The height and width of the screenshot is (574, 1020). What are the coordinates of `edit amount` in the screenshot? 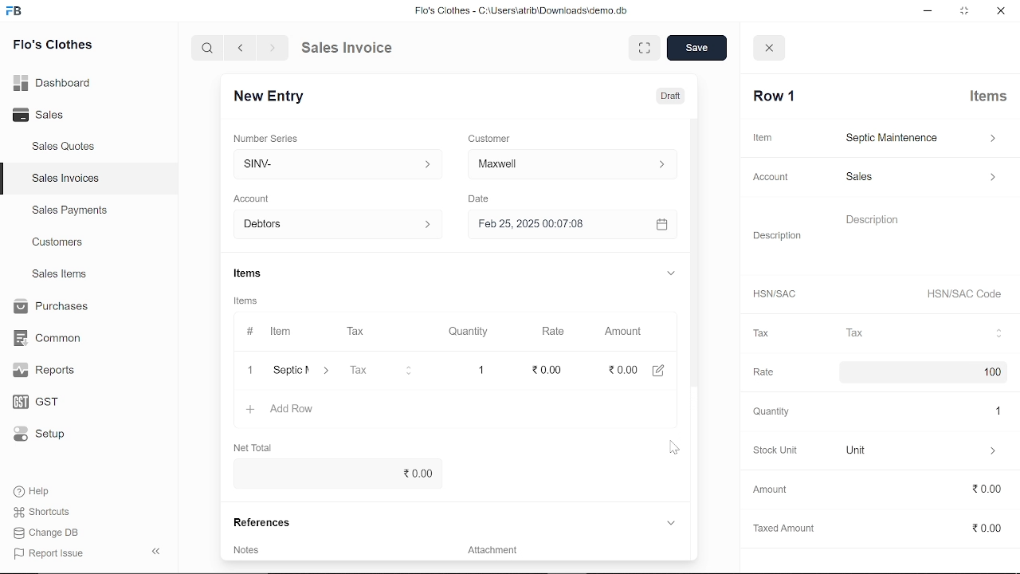 It's located at (658, 371).